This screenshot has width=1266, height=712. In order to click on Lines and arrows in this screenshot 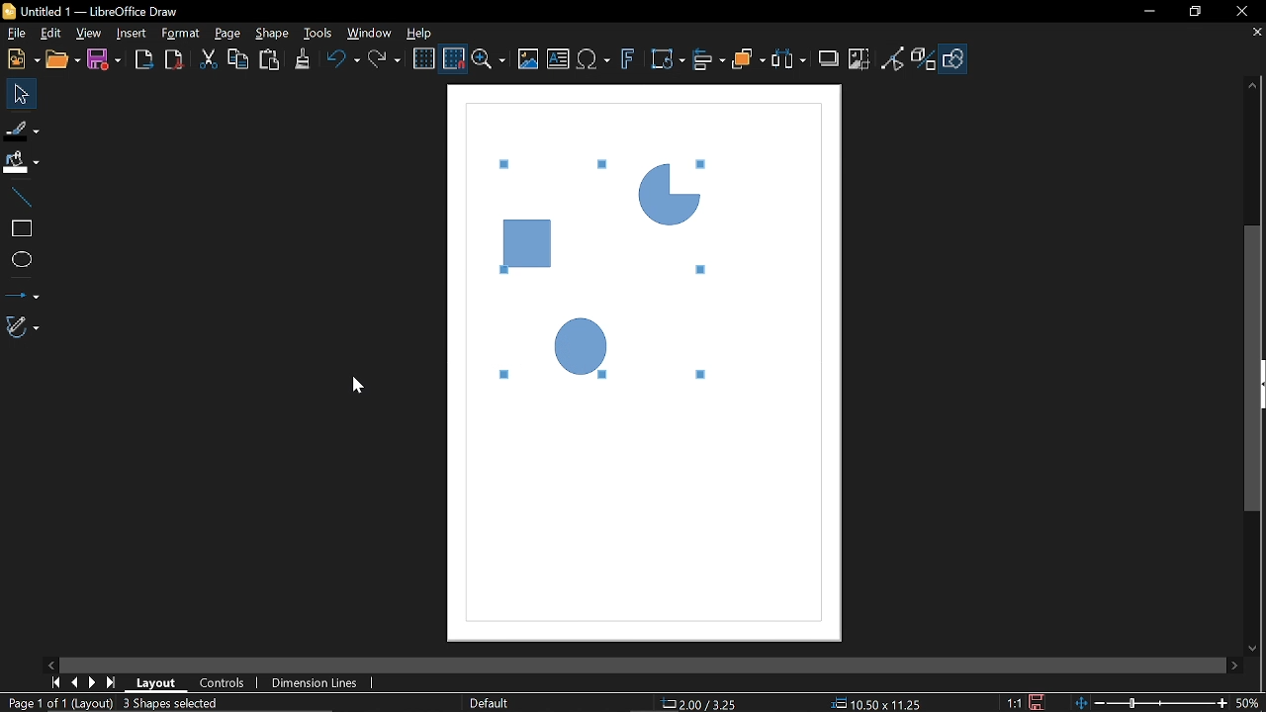, I will do `click(24, 292)`.